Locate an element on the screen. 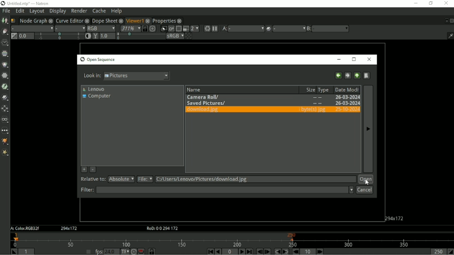 The width and height of the screenshot is (454, 255). Enable region of interest that limit the portion of the viewer is located at coordinates (178, 29).